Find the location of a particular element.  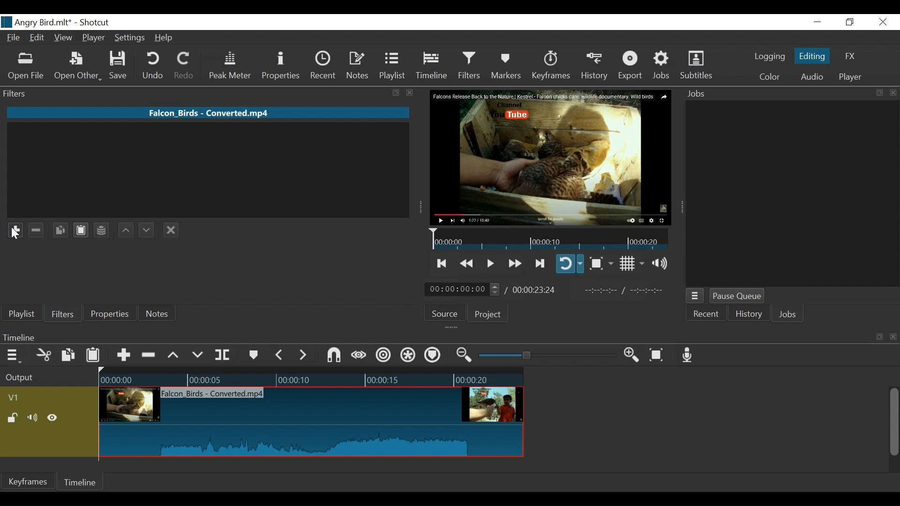

copy is located at coordinates (878, 93).